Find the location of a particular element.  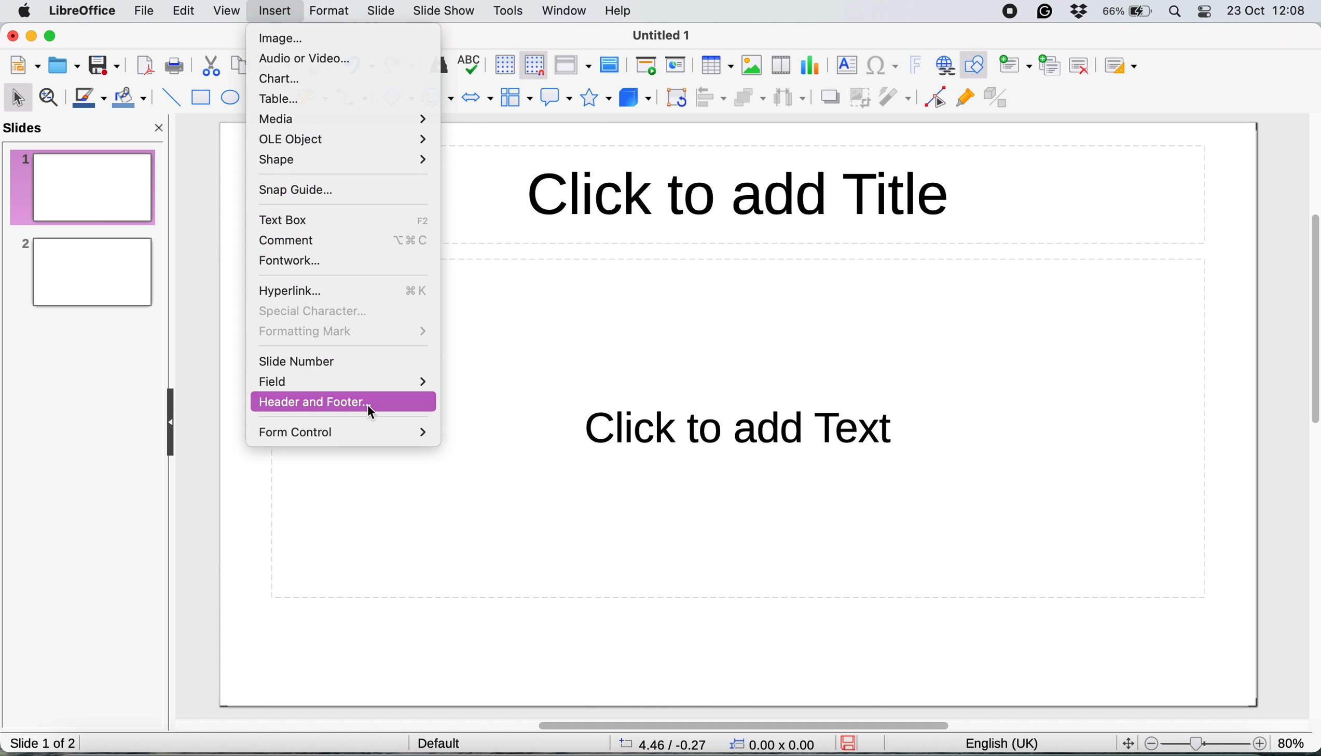

insert text is located at coordinates (845, 64).